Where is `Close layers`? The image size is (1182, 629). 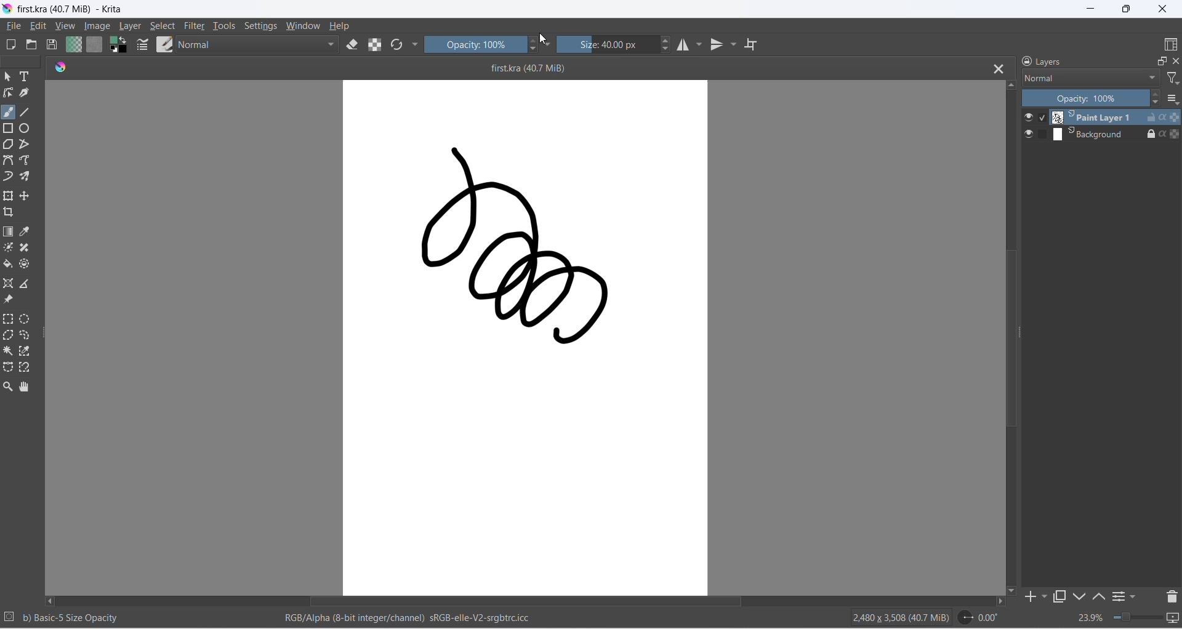 Close layers is located at coordinates (1176, 61).